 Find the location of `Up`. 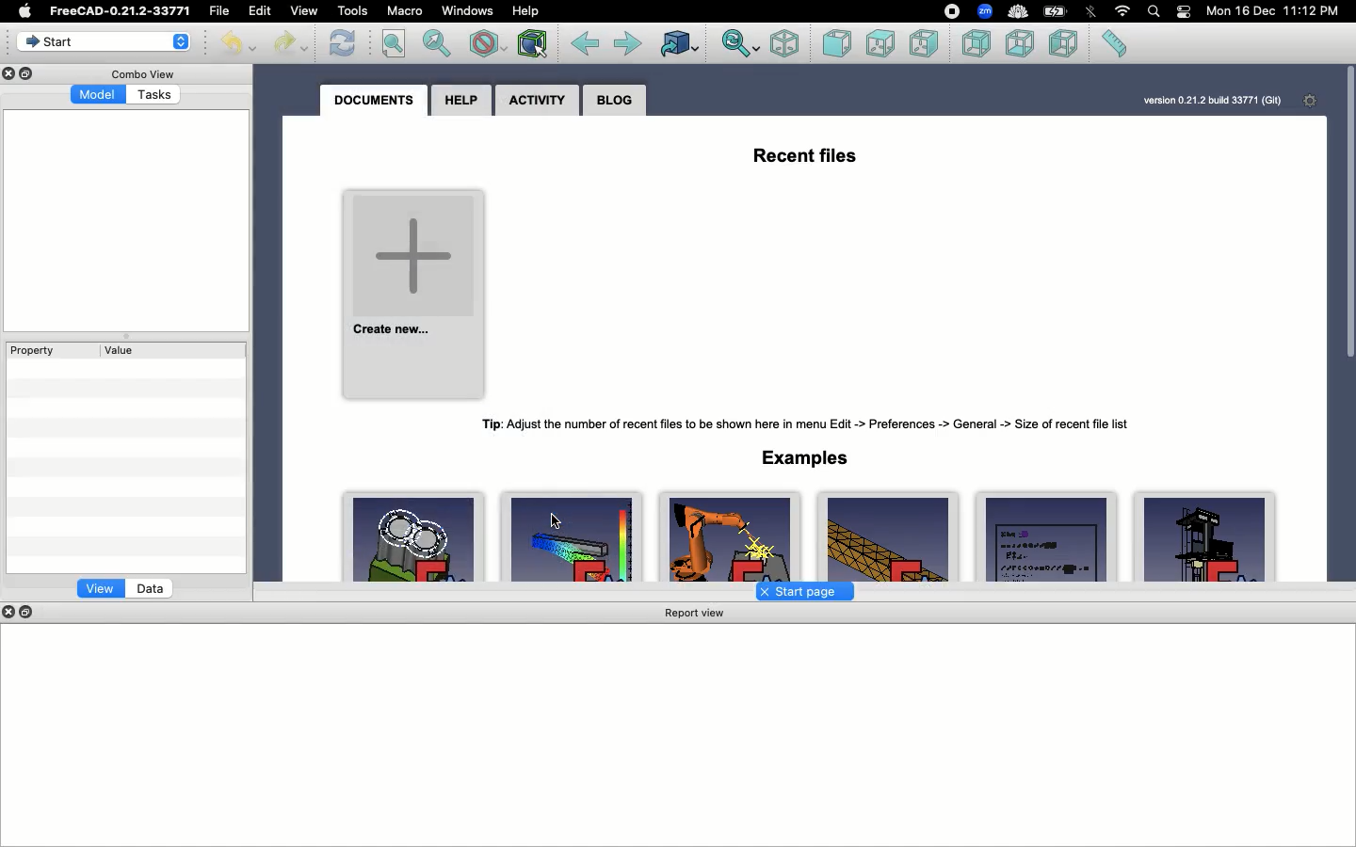

Up is located at coordinates (880, 45).